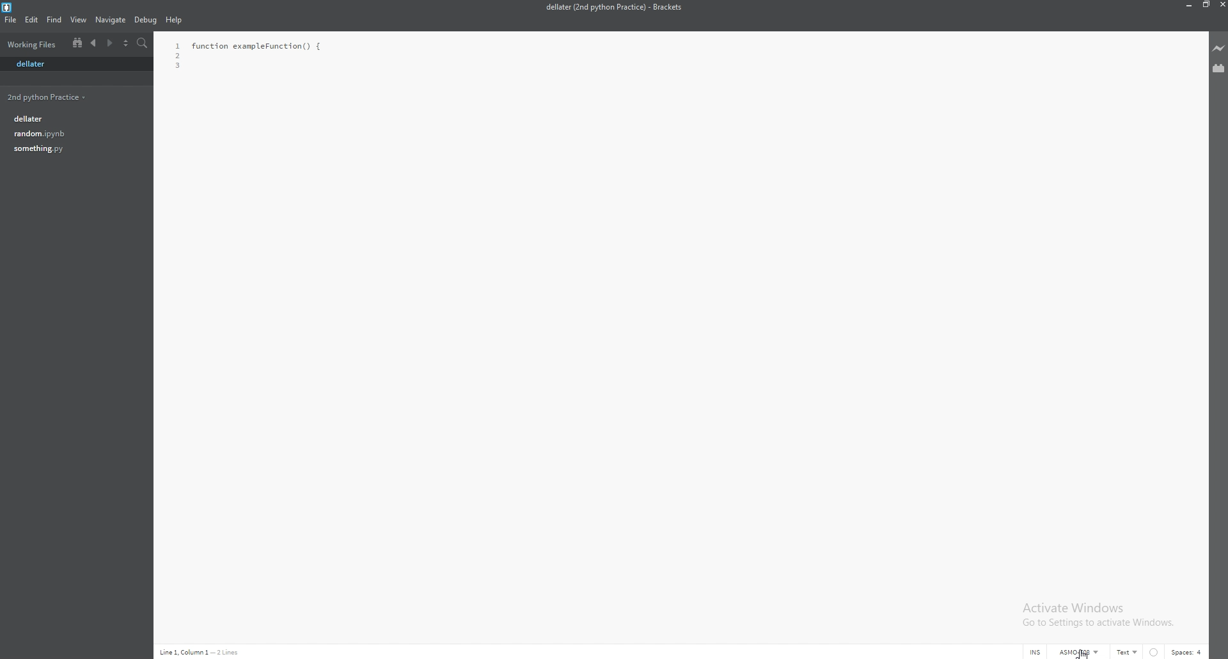 The width and height of the screenshot is (1228, 659). I want to click on linter, so click(1154, 652).